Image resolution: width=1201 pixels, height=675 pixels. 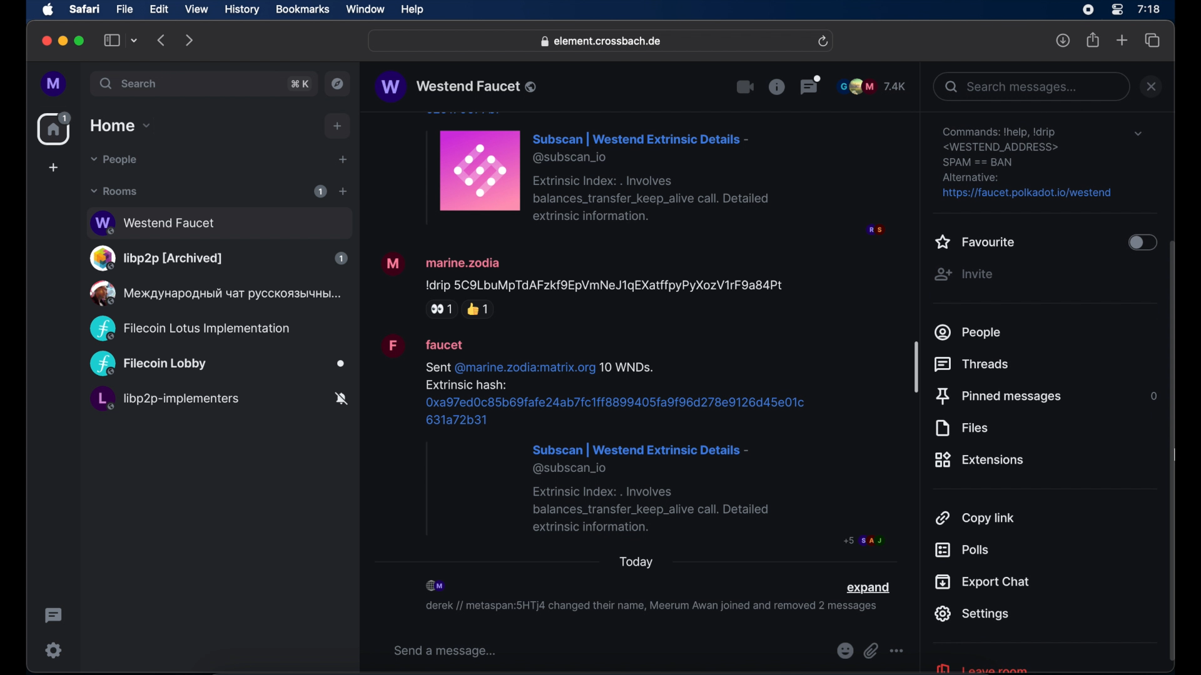 I want to click on information, so click(x=776, y=86).